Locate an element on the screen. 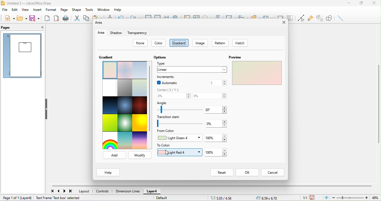 The image size is (381, 201). display to grids is located at coordinates (148, 16).